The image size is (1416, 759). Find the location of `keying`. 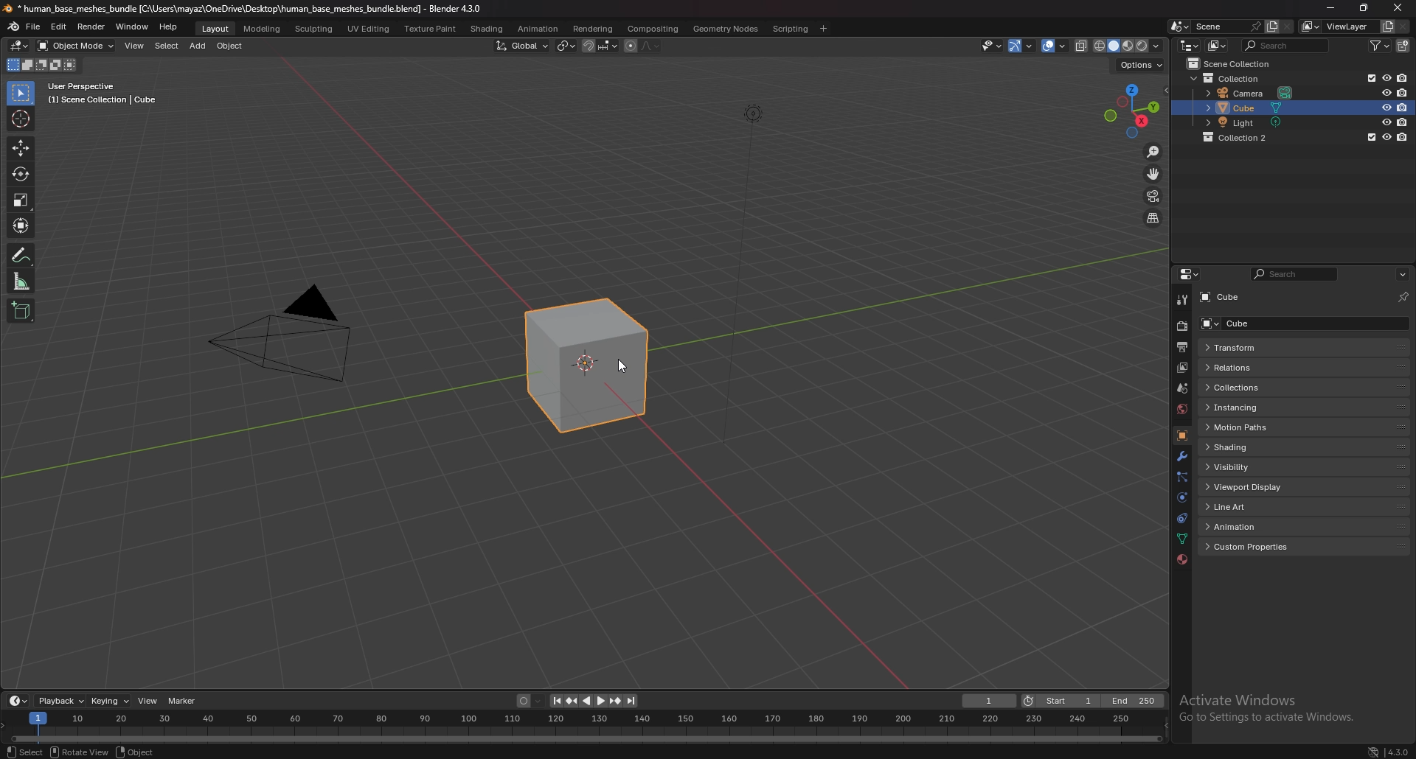

keying is located at coordinates (112, 701).